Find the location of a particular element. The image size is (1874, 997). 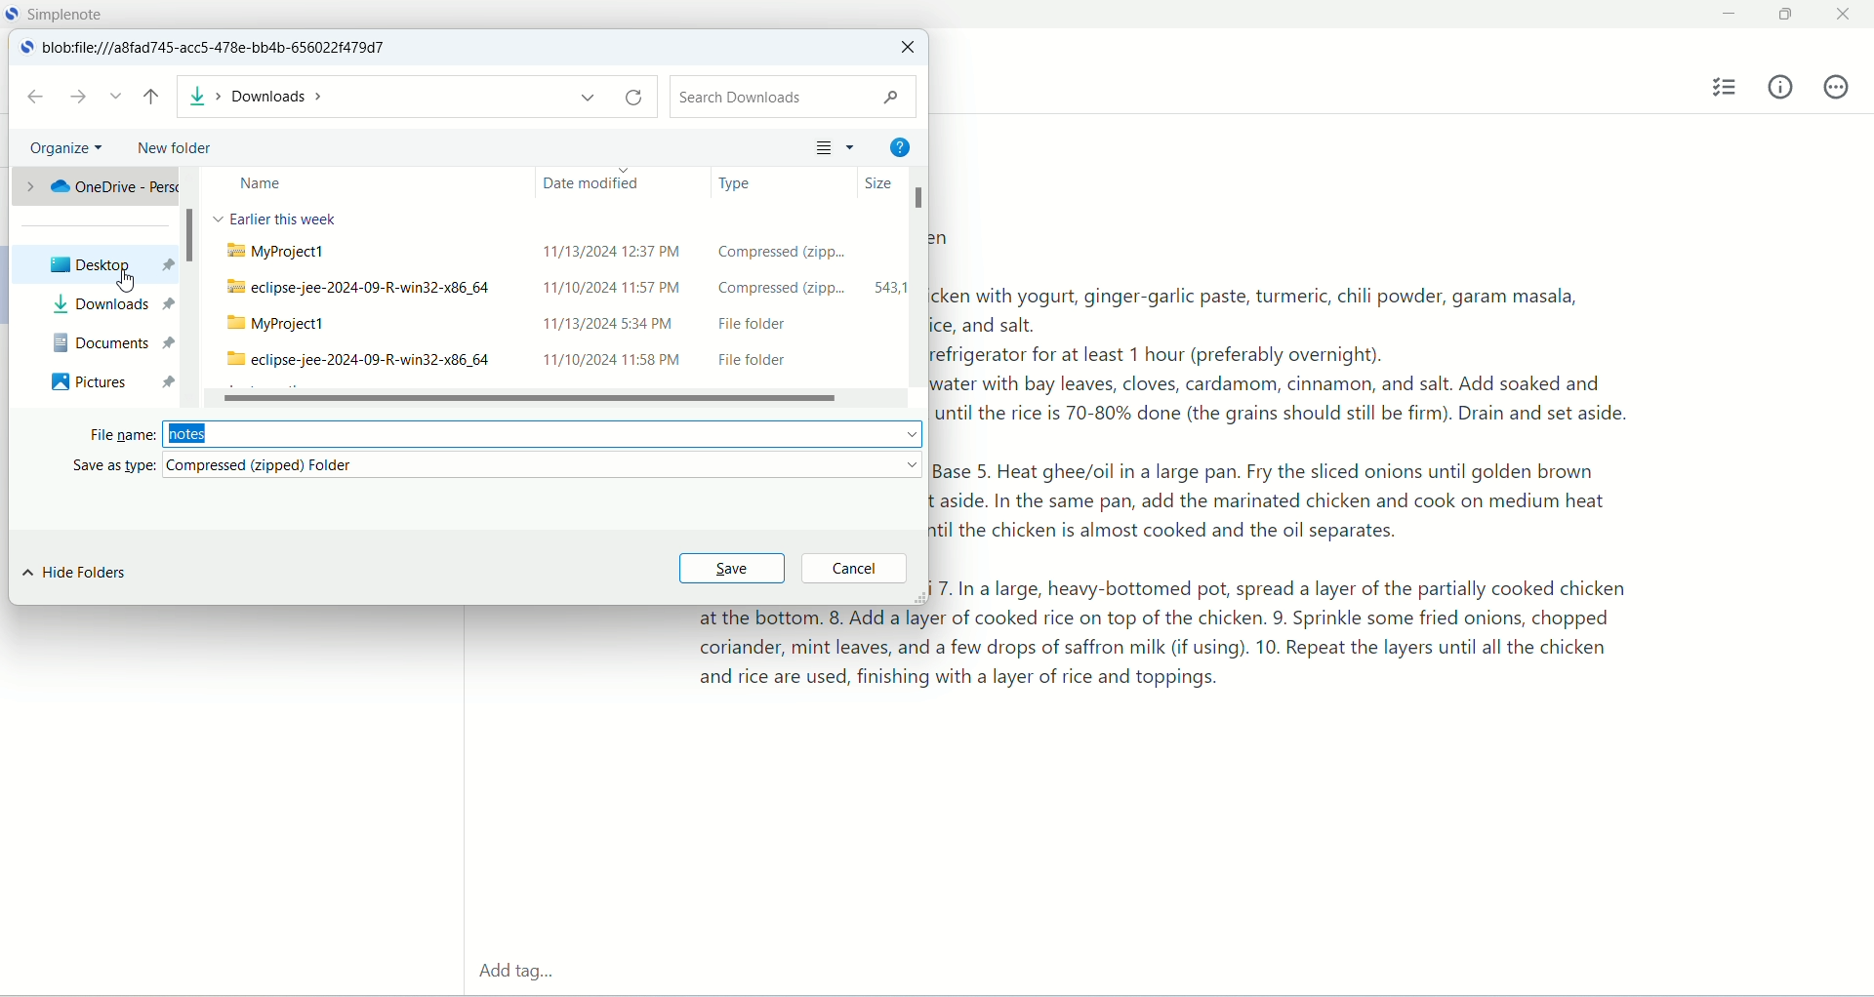

back is located at coordinates (34, 97).